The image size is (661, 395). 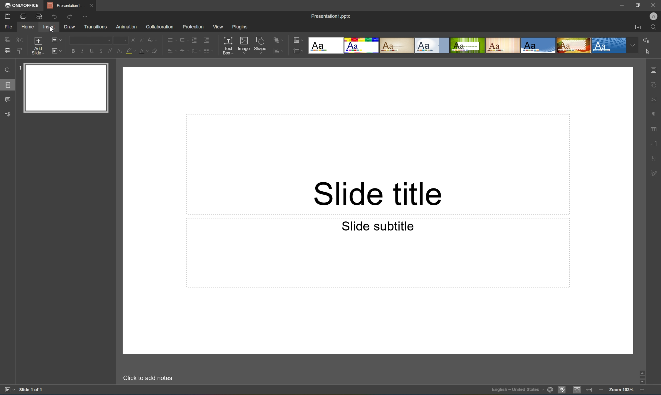 I want to click on Change slide layout, so click(x=55, y=39).